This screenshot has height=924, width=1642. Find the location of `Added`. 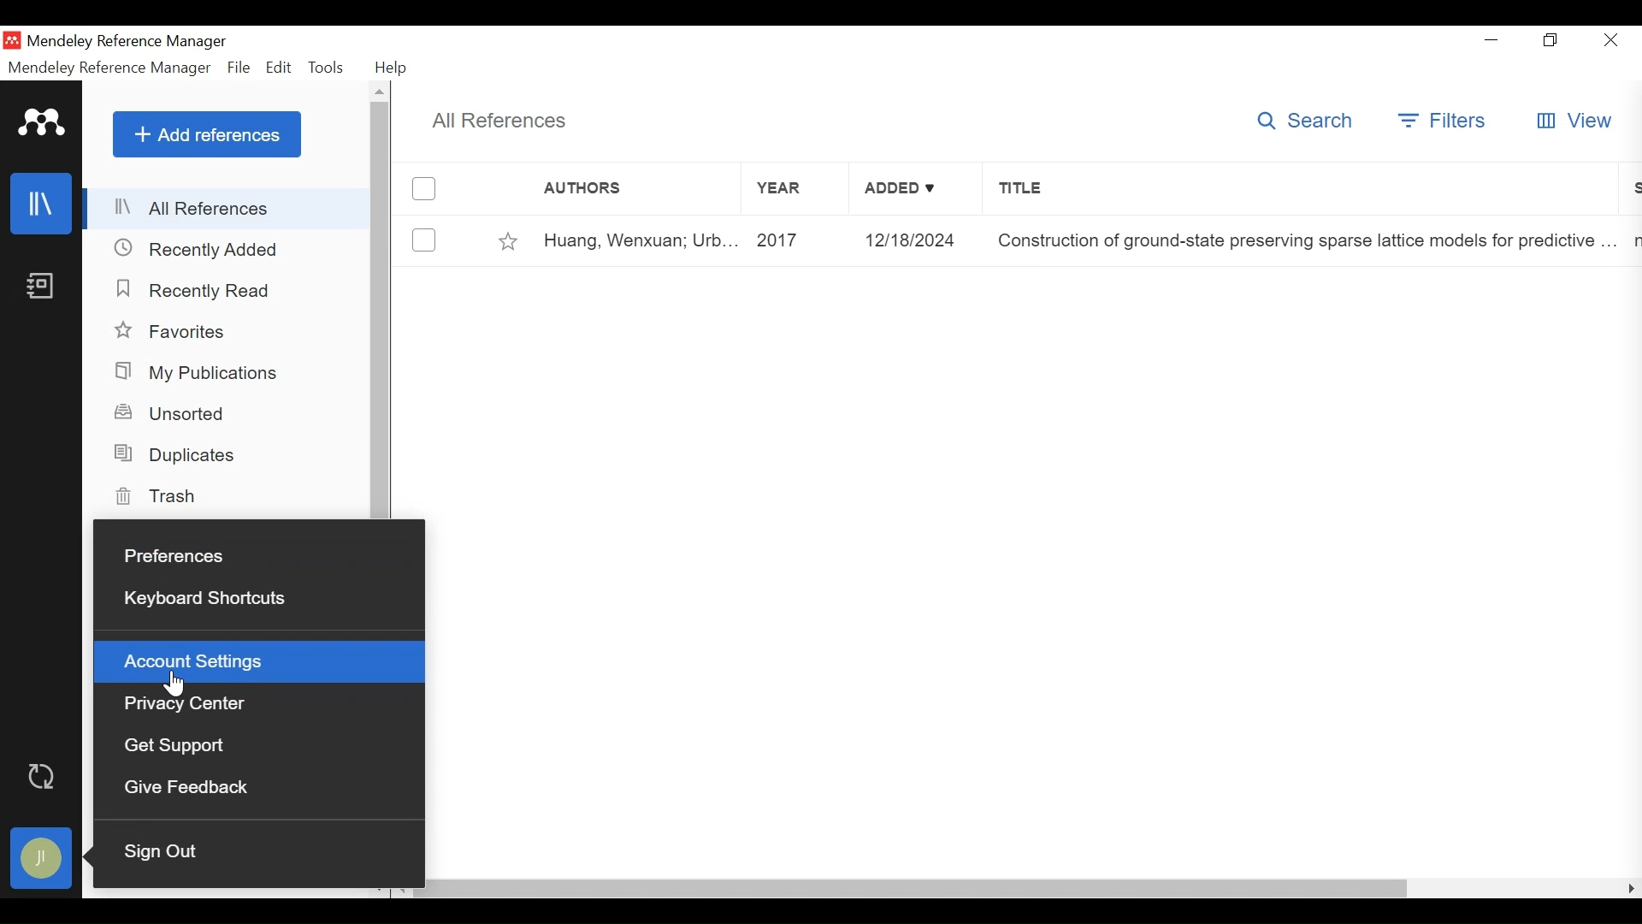

Added is located at coordinates (918, 193).